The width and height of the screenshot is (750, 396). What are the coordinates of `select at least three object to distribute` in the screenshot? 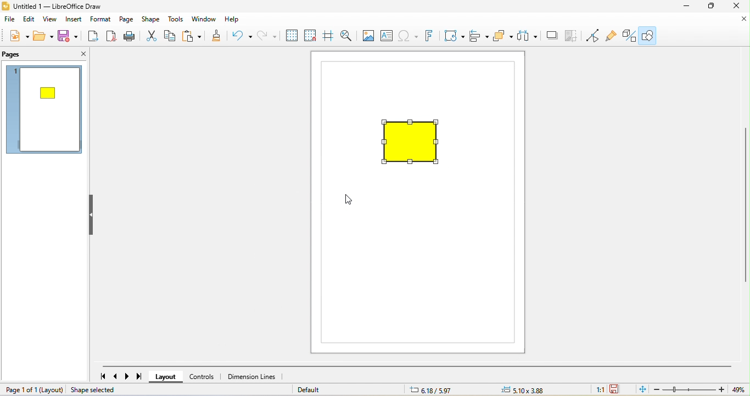 It's located at (529, 35).